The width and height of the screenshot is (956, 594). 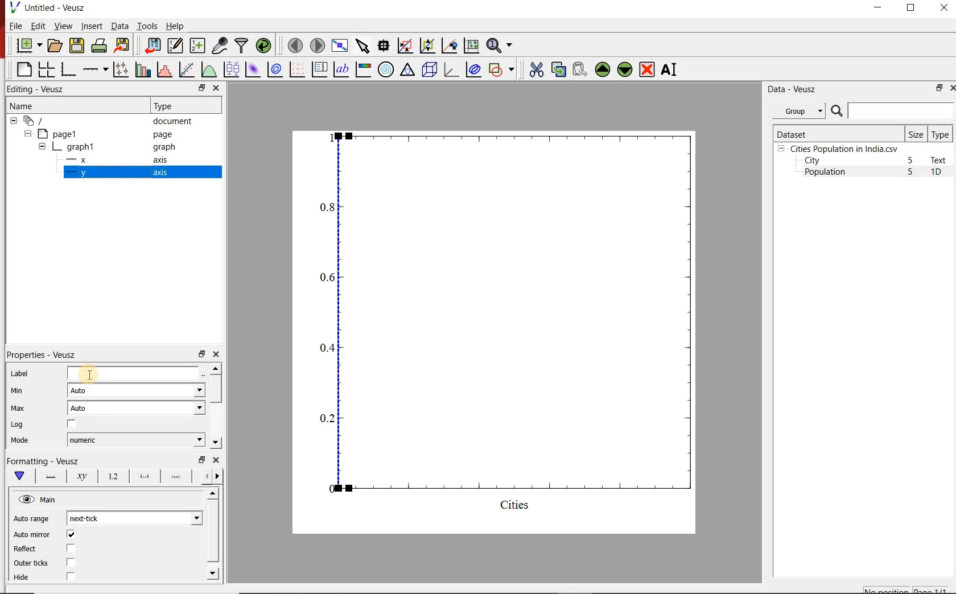 I want to click on check/uncheck, so click(x=71, y=548).